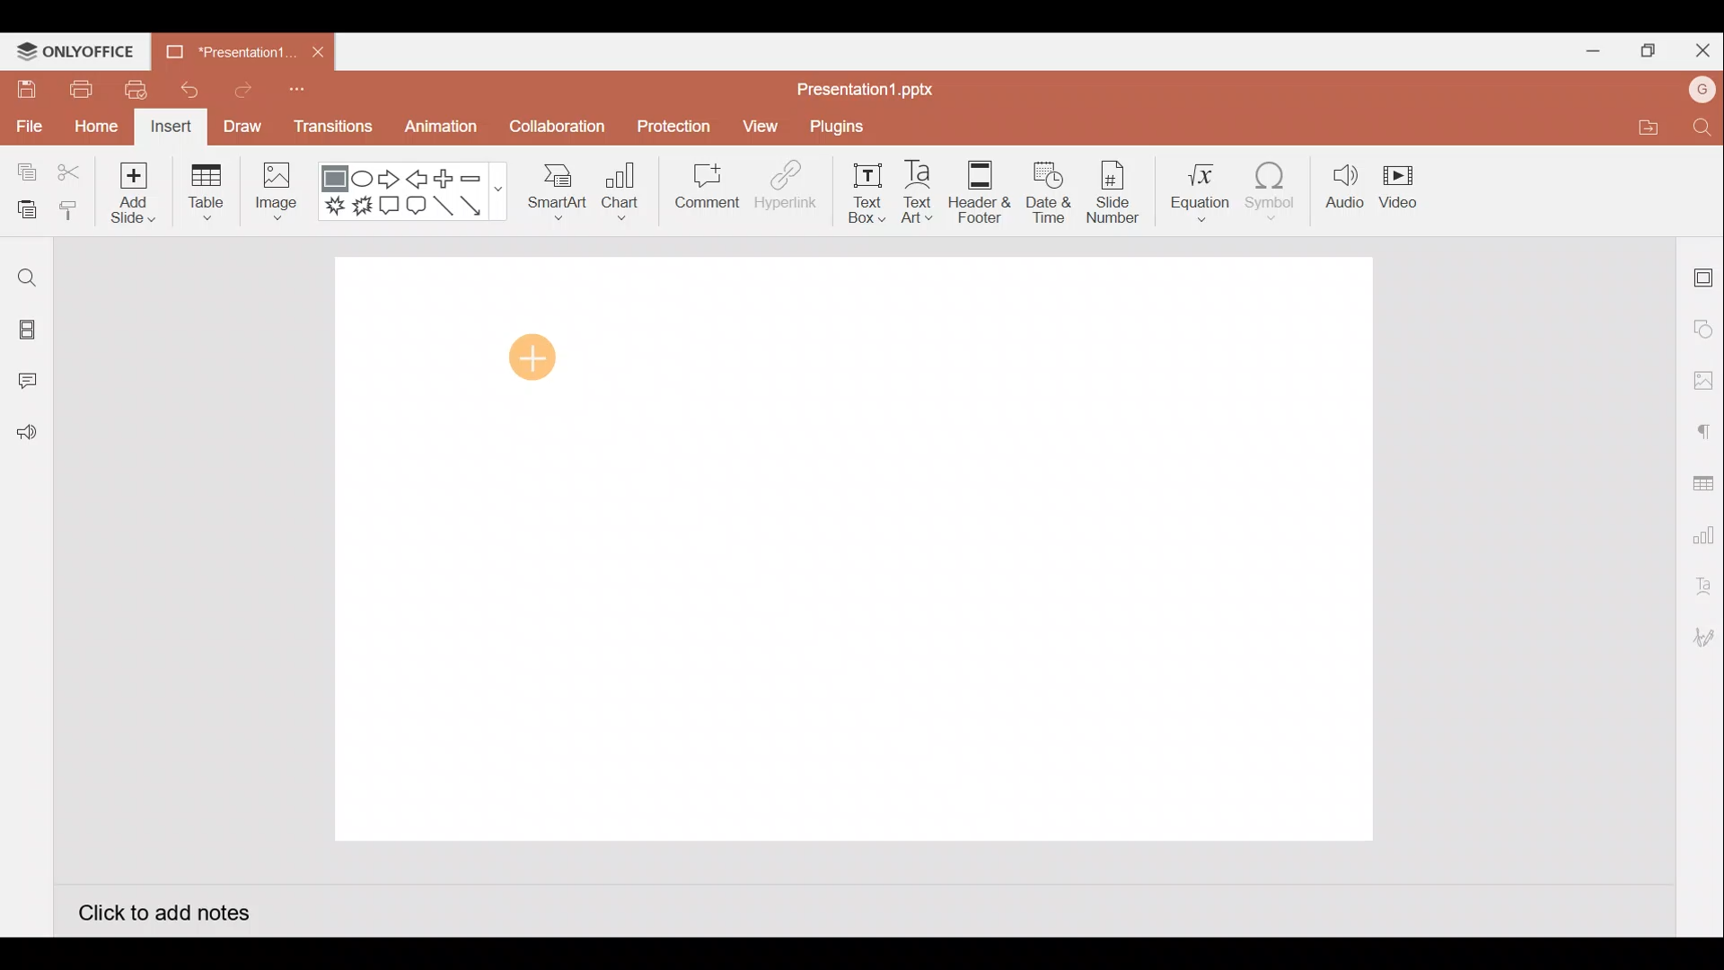  Describe the element at coordinates (1202, 186) in the screenshot. I see `Equation` at that location.